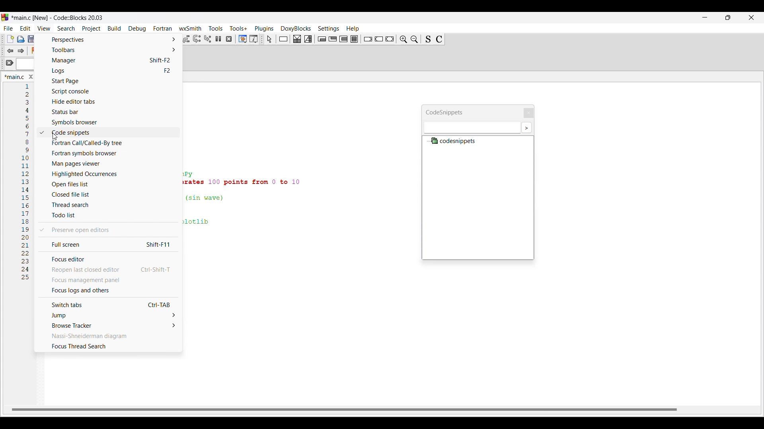 The image size is (764, 429). I want to click on Continue instruction, so click(379, 39).